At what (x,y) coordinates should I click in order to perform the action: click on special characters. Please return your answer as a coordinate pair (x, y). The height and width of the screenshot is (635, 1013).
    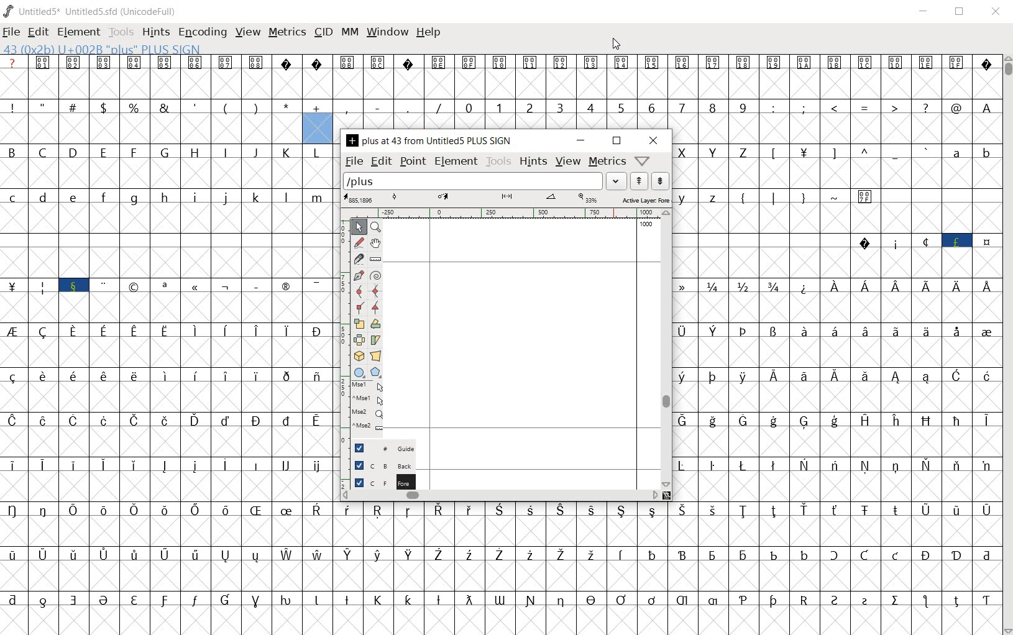
    Looking at the image, I should click on (396, 116).